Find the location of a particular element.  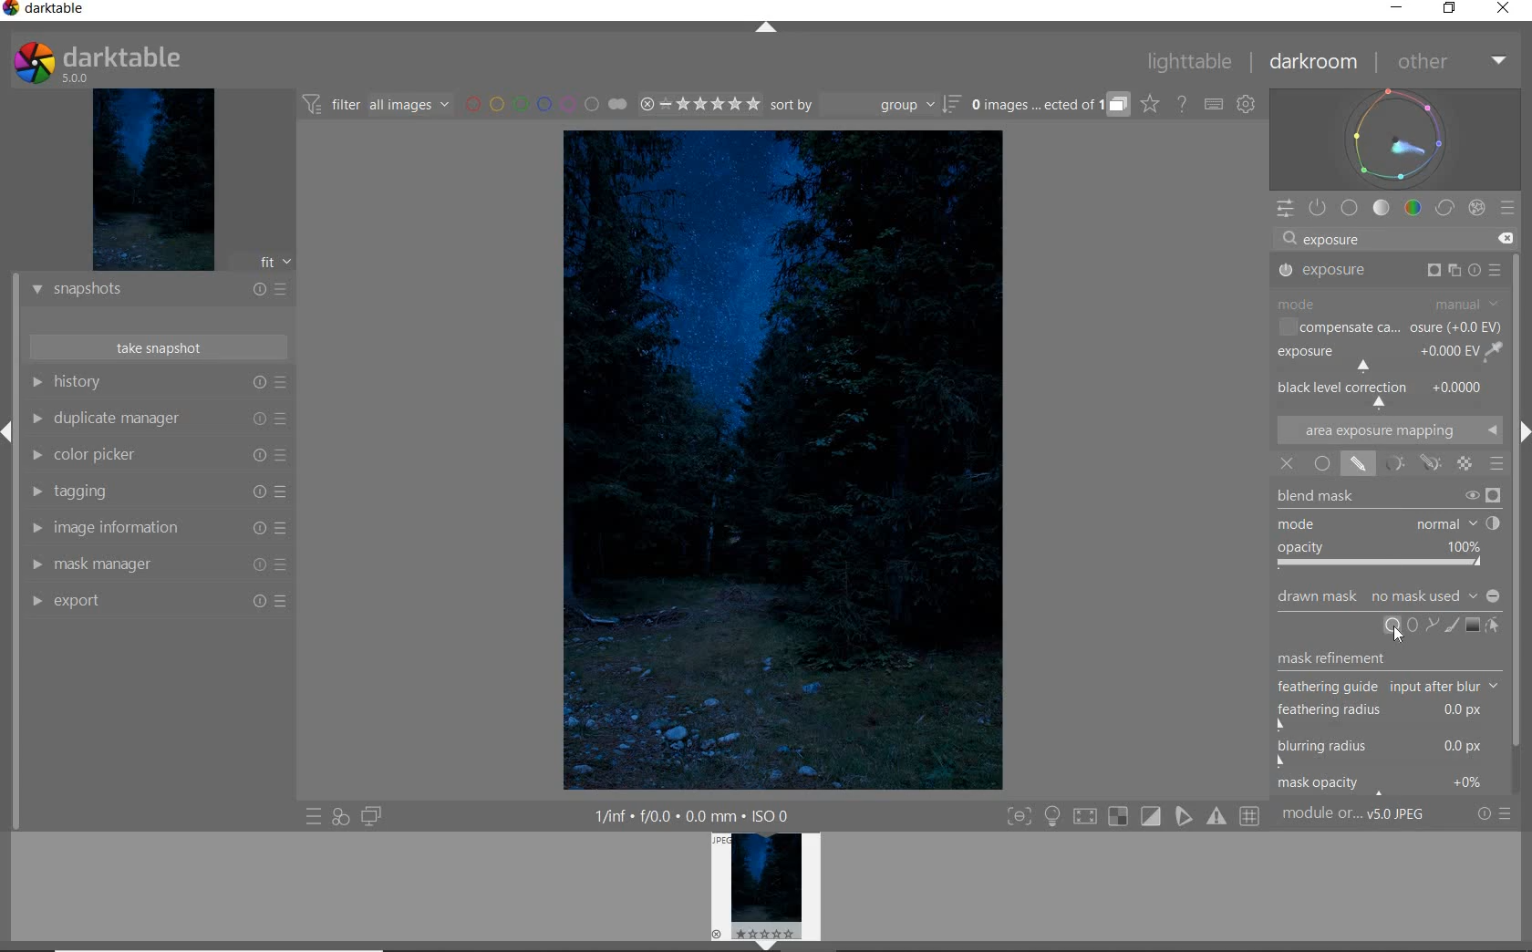

CORRECT is located at coordinates (1446, 207).